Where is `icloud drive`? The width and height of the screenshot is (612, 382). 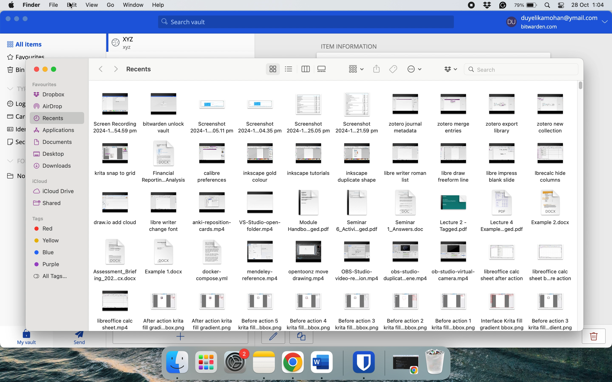 icloud drive is located at coordinates (53, 192).